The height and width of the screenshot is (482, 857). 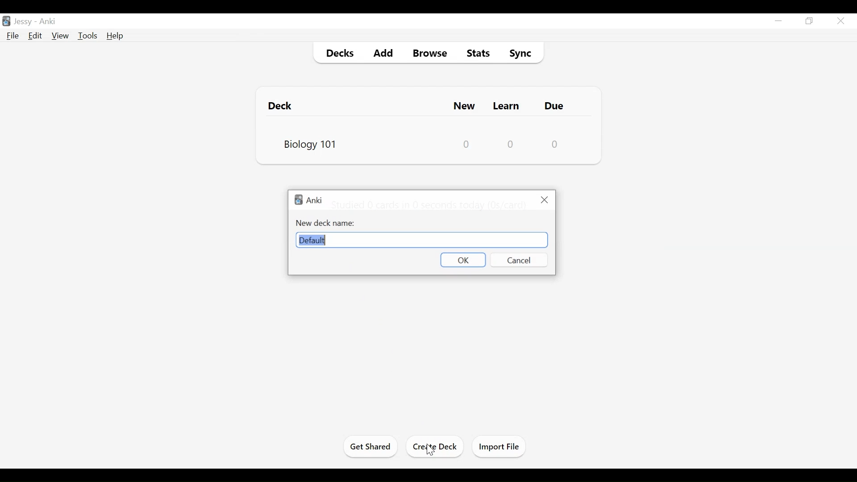 What do you see at coordinates (556, 106) in the screenshot?
I see `Due Card` at bounding box center [556, 106].